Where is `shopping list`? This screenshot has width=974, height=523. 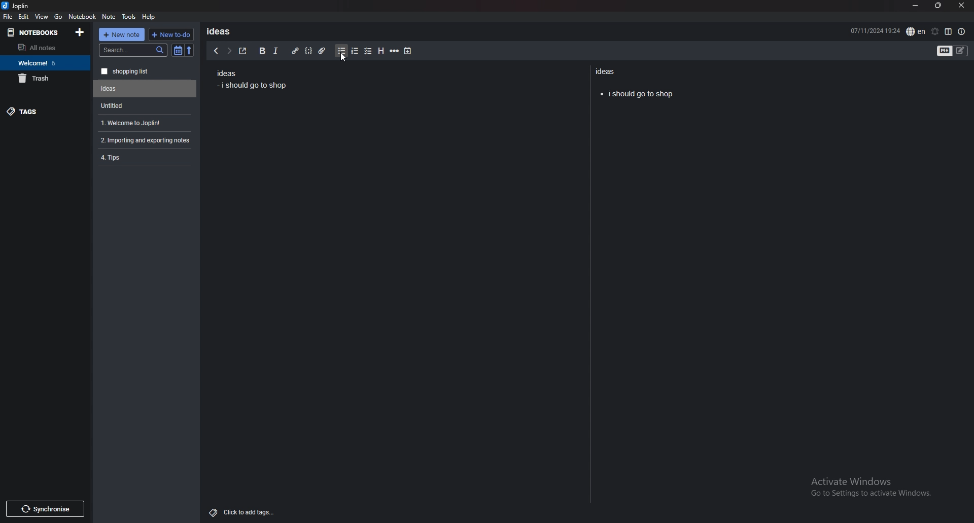
shopping list is located at coordinates (145, 71).